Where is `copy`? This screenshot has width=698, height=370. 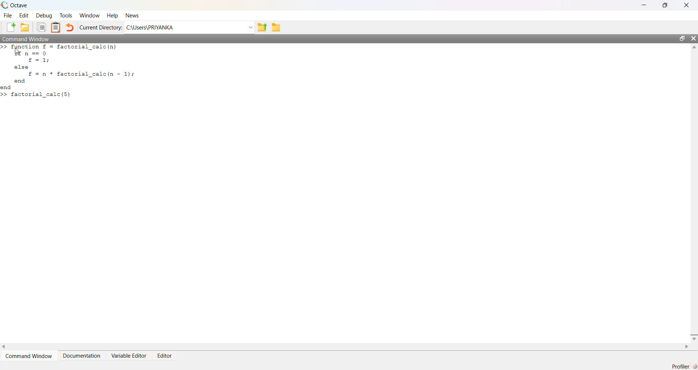 copy is located at coordinates (41, 27).